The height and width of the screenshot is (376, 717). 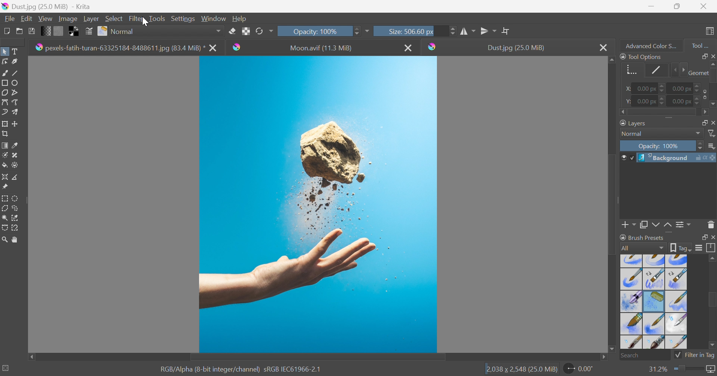 I want to click on Reload original preset, so click(x=264, y=30).